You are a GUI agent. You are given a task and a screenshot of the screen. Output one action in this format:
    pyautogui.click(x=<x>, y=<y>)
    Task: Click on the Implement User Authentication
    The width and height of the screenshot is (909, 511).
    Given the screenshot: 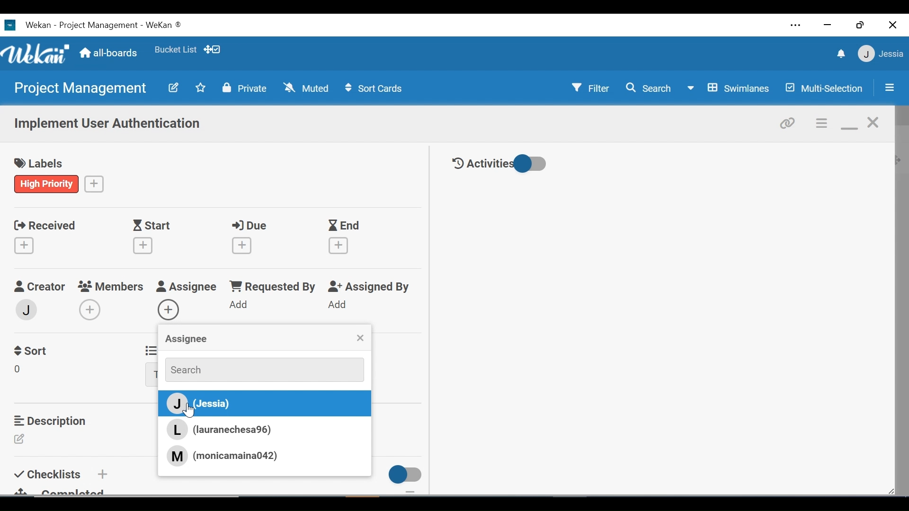 What is the action you would take?
    pyautogui.click(x=108, y=124)
    